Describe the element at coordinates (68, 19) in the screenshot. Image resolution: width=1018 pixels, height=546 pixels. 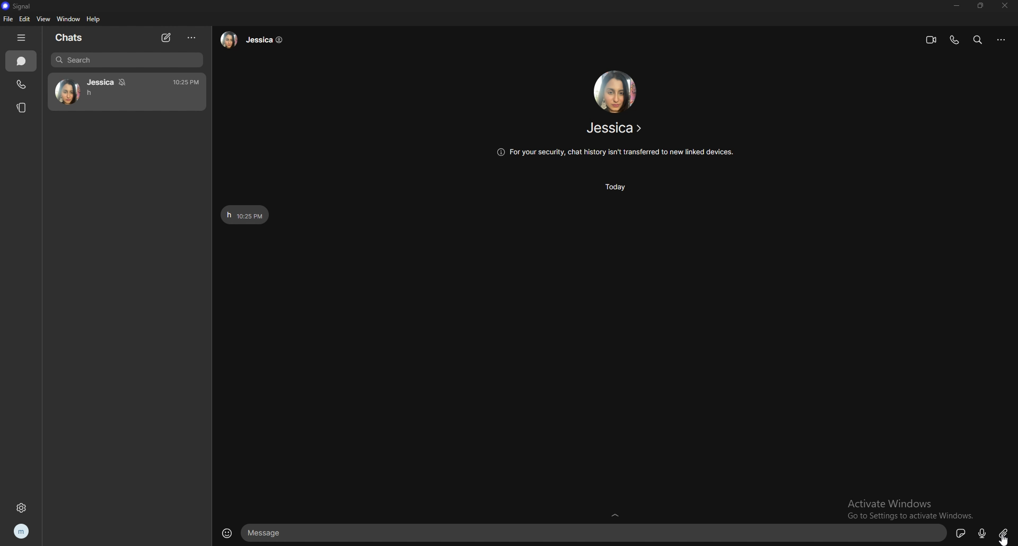
I see `window` at that location.